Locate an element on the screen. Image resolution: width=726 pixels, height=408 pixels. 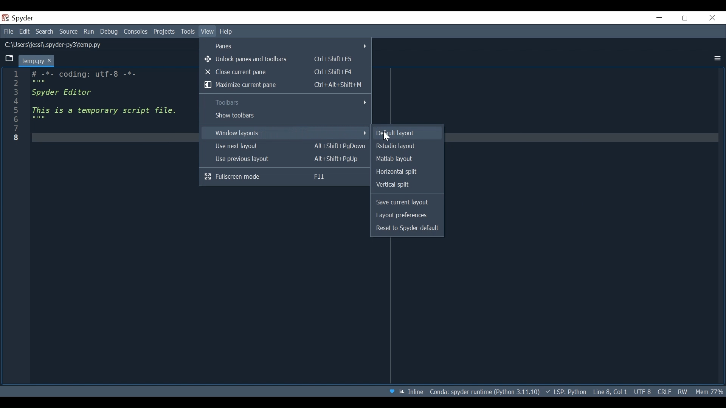
Default layout is located at coordinates (407, 133).